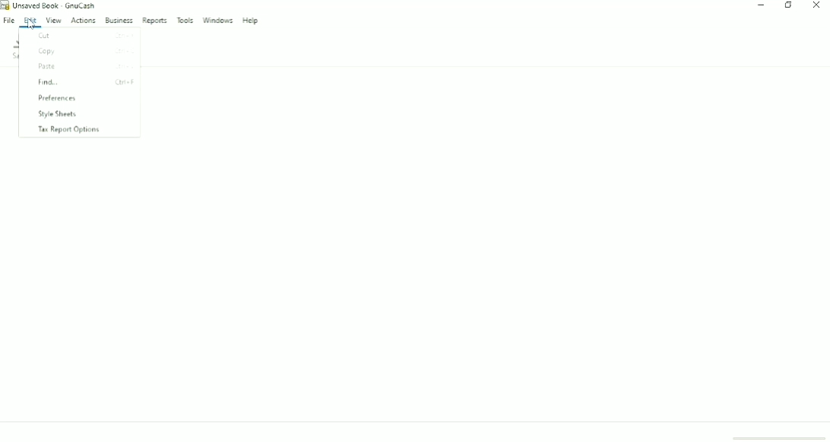 This screenshot has width=830, height=442. Describe the element at coordinates (119, 21) in the screenshot. I see `Business` at that location.